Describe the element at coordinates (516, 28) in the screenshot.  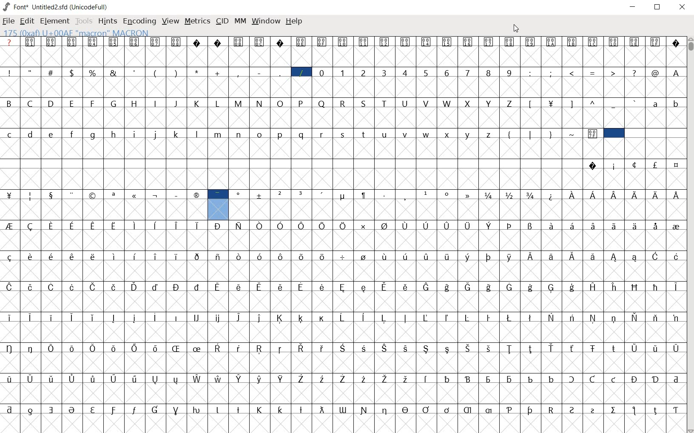
I see `CURSOR` at that location.